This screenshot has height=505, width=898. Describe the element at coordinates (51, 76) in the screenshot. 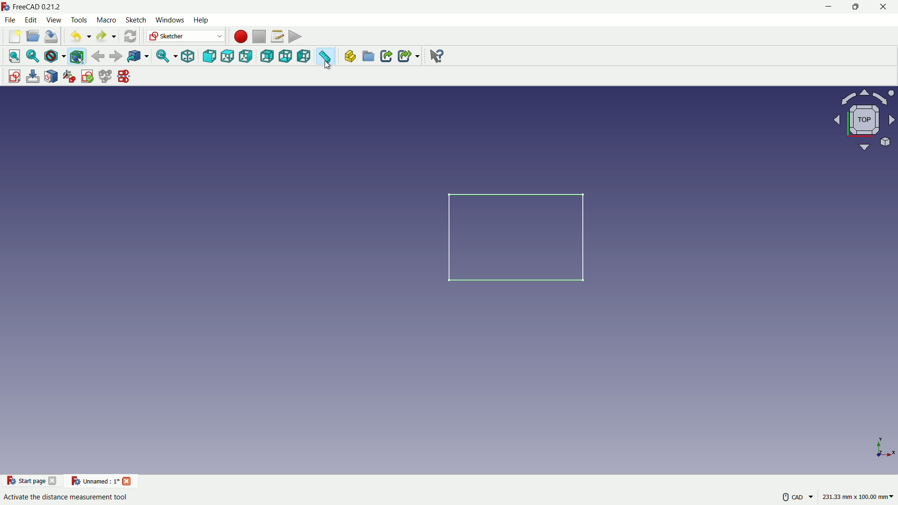

I see `map sketch to face` at that location.